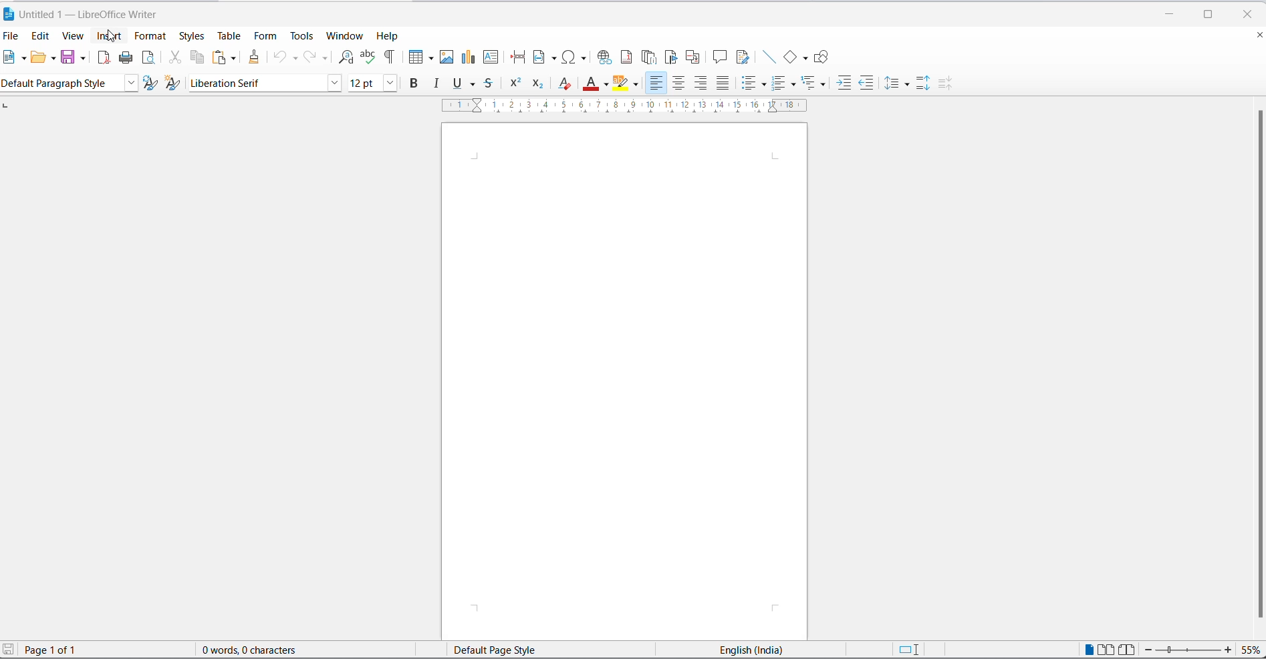 This screenshot has height=659, width=1266. What do you see at coordinates (8, 11) in the screenshot?
I see `LibreOffice Icon` at bounding box center [8, 11].